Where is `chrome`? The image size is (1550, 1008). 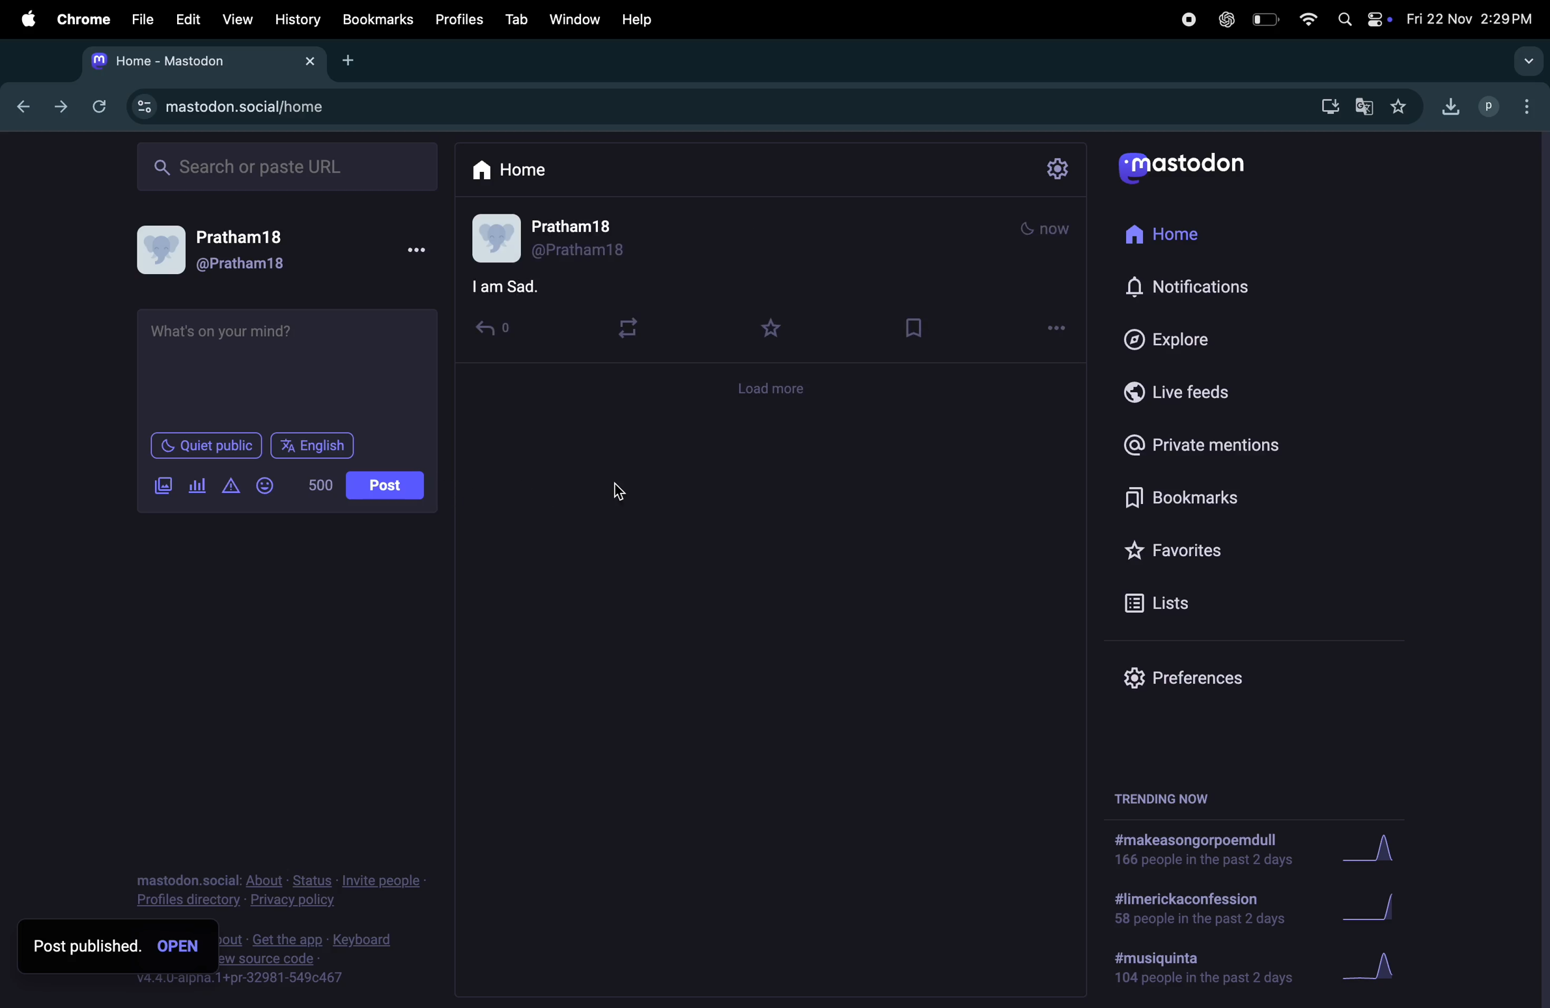
chrome is located at coordinates (79, 18).